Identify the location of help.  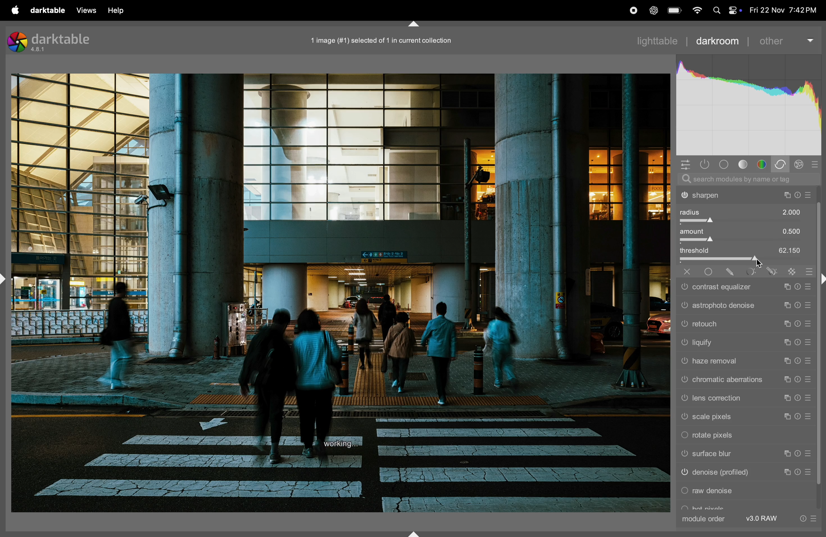
(122, 9).